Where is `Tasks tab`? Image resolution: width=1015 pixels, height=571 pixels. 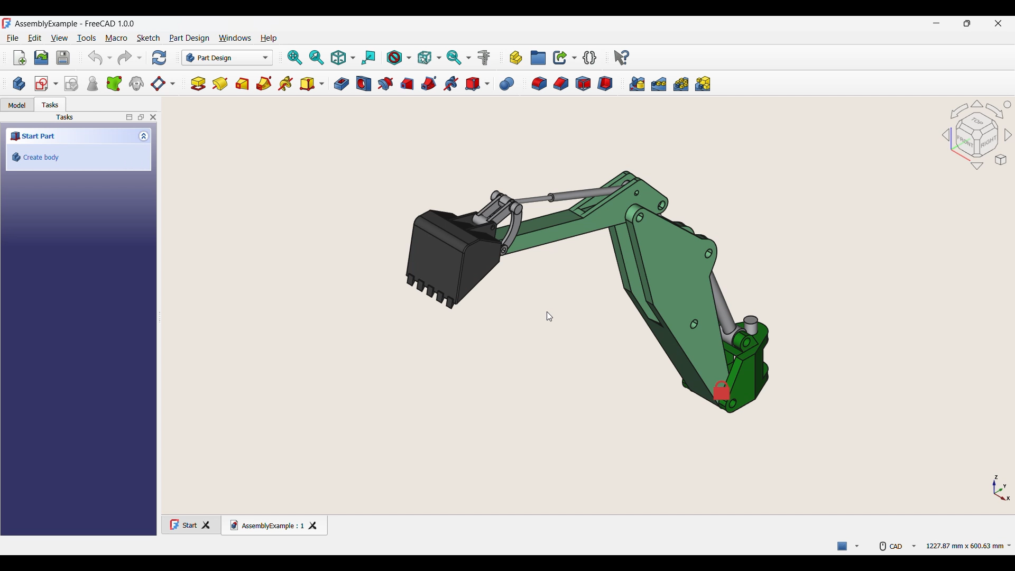
Tasks tab is located at coordinates (50, 105).